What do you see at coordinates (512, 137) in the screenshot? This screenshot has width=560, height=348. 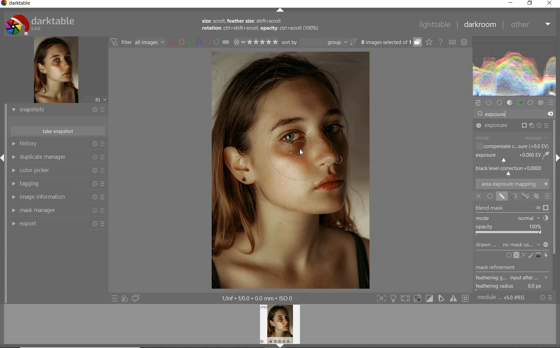 I see `MODULE` at bounding box center [512, 137].